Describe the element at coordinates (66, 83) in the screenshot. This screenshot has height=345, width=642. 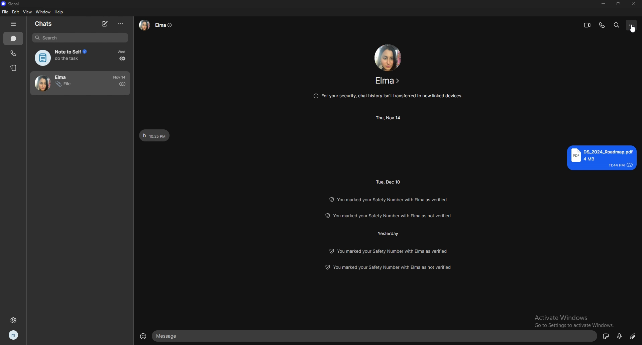
I see `contact` at that location.